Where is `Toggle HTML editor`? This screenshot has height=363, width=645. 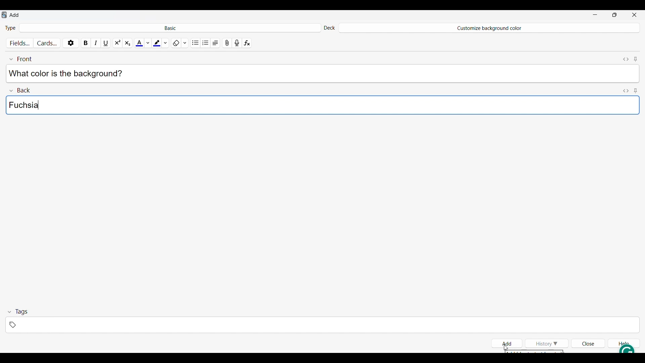 Toggle HTML editor is located at coordinates (627, 58).